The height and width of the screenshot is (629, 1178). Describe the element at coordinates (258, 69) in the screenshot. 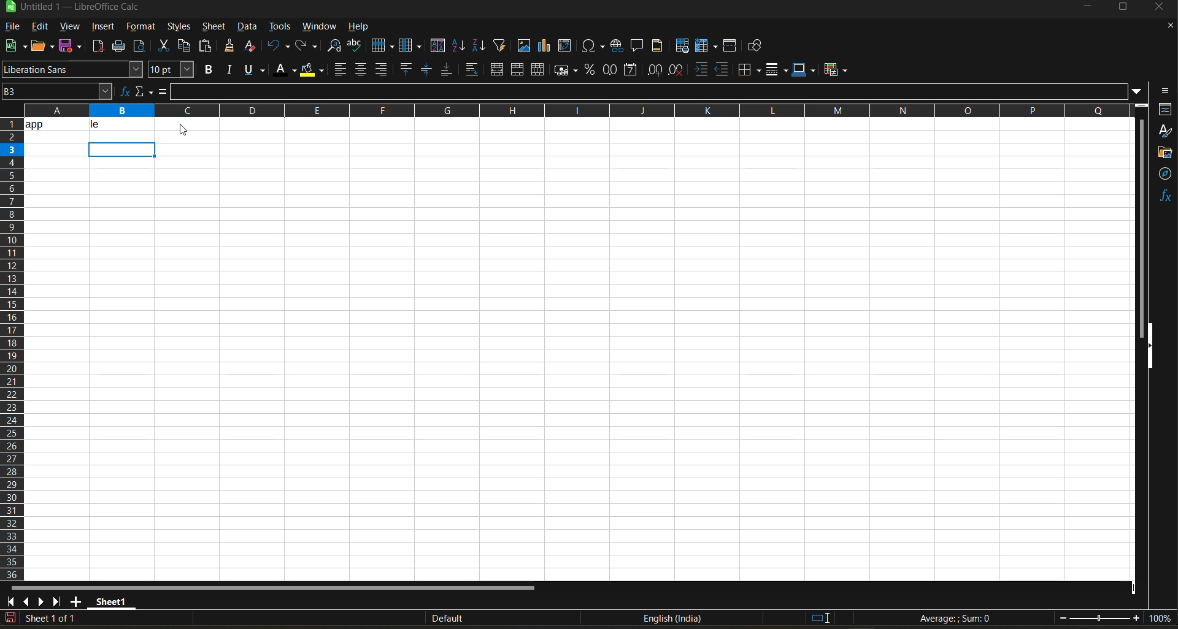

I see `underline` at that location.